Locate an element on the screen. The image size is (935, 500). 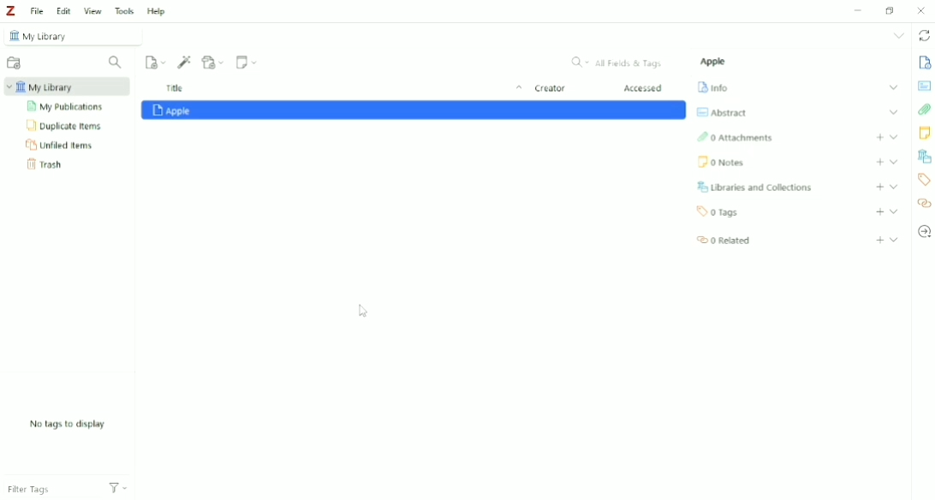
Unfiled Items is located at coordinates (60, 146).